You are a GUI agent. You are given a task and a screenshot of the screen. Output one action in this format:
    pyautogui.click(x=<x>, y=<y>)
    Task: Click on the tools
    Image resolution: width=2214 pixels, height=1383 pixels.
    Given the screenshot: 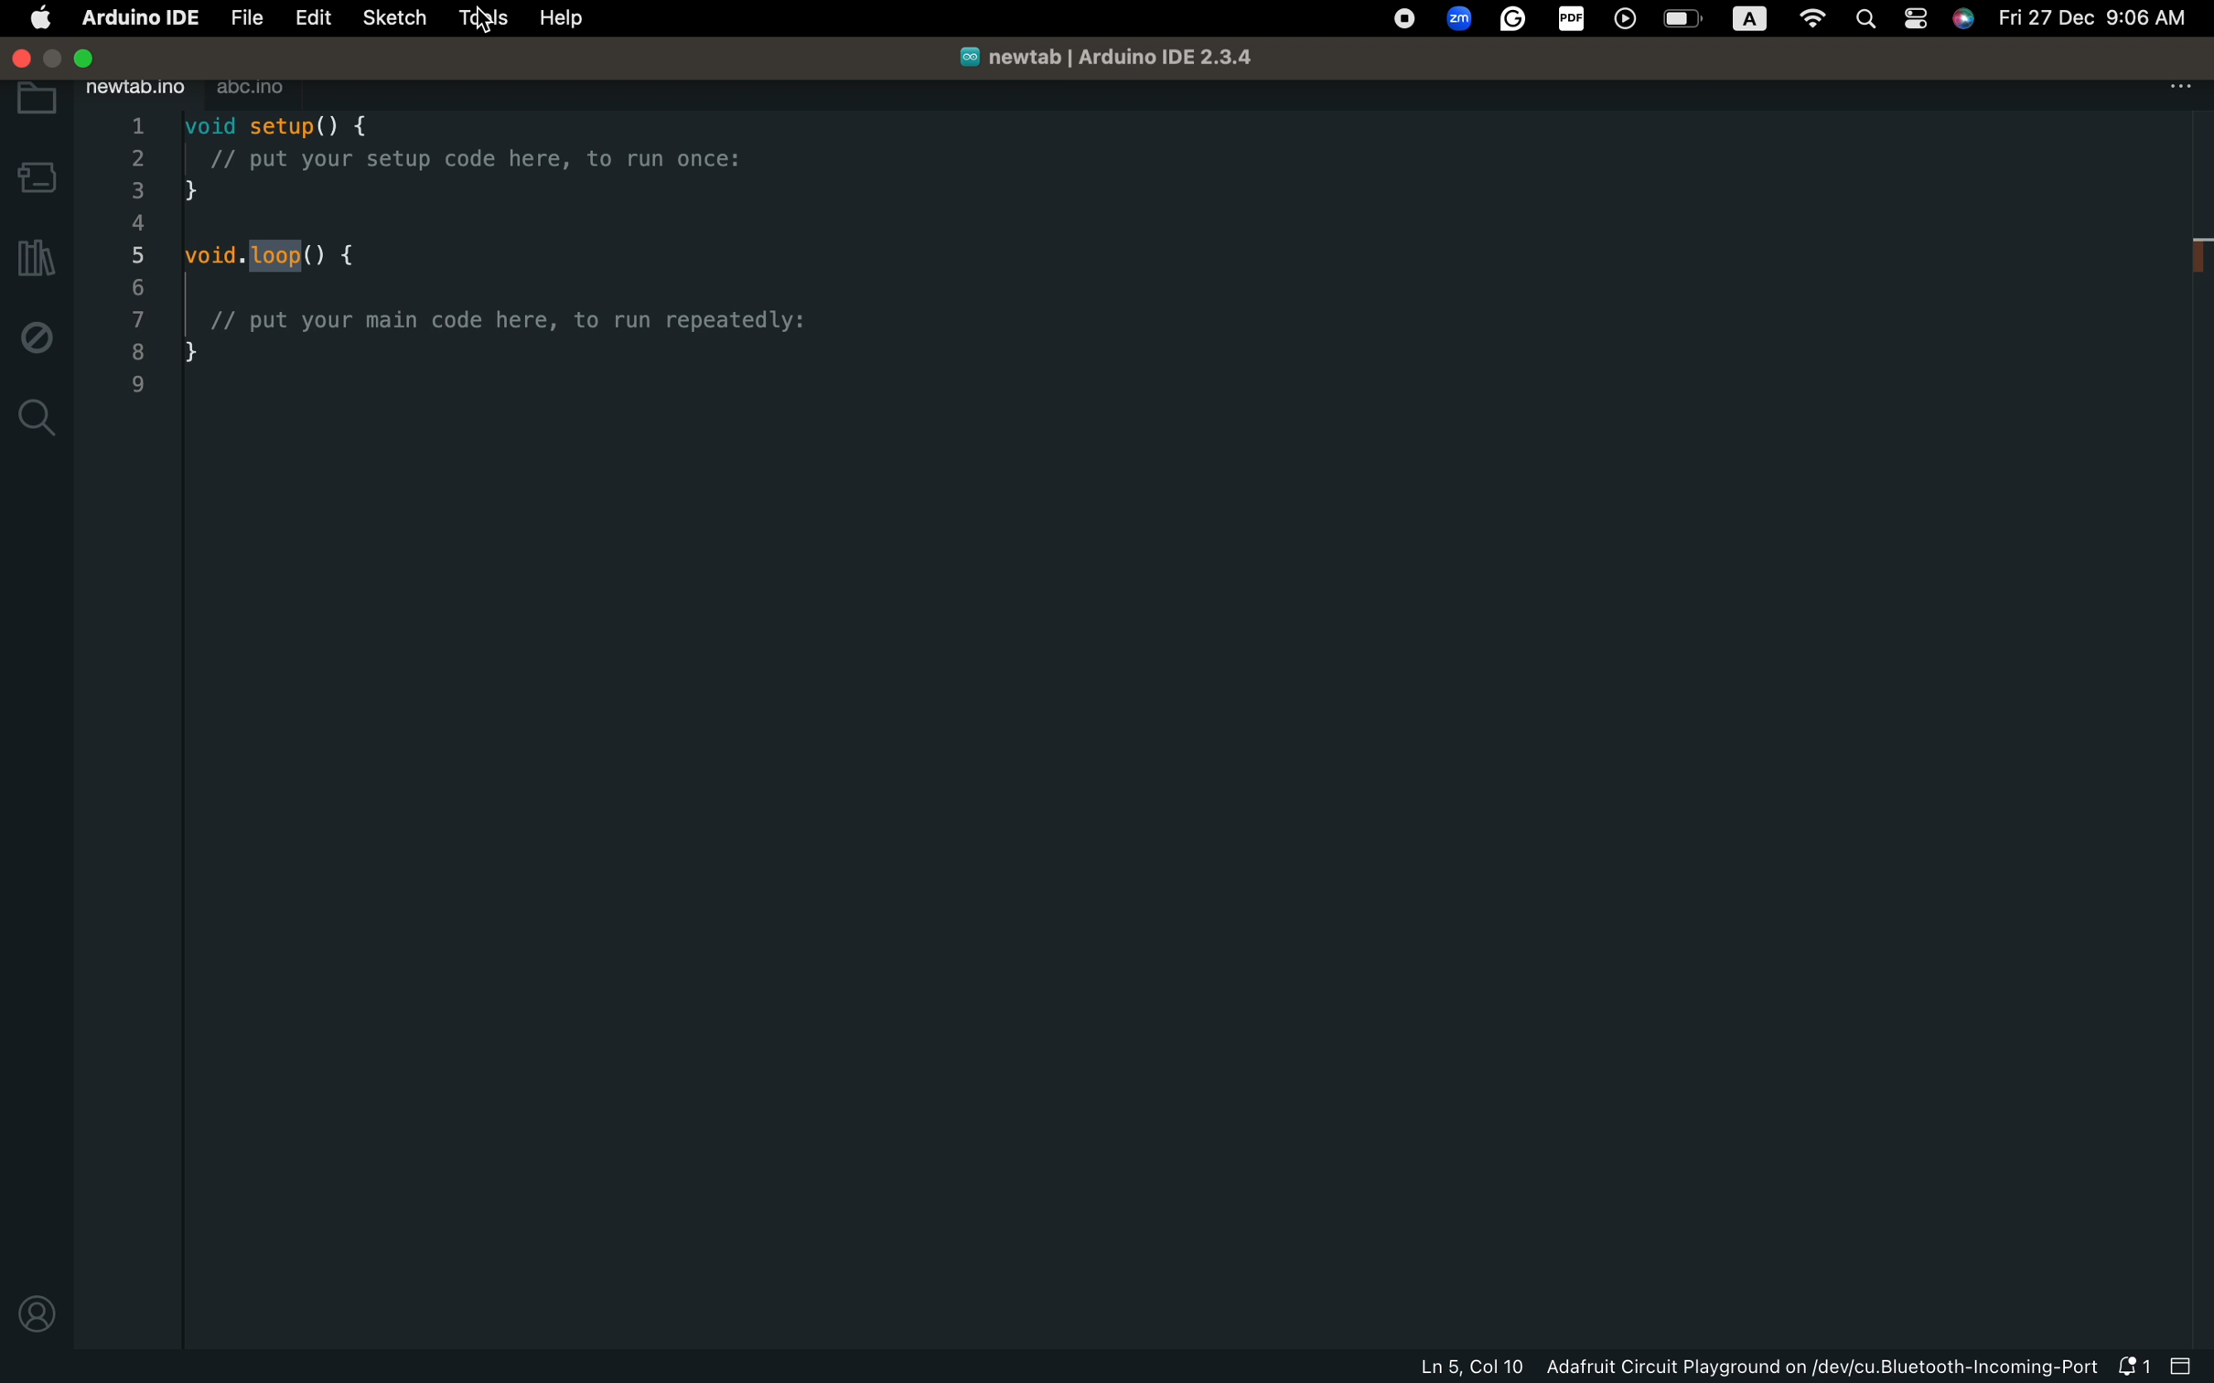 What is the action you would take?
    pyautogui.click(x=480, y=20)
    